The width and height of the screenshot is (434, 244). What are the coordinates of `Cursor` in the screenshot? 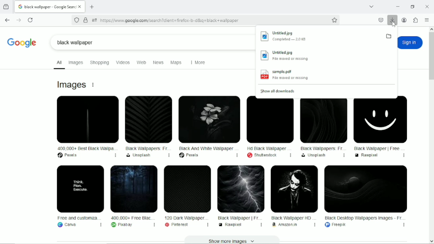 It's located at (393, 25).